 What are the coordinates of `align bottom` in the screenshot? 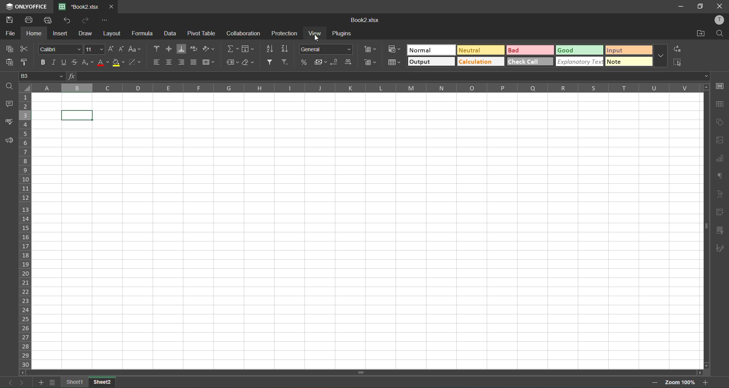 It's located at (181, 50).